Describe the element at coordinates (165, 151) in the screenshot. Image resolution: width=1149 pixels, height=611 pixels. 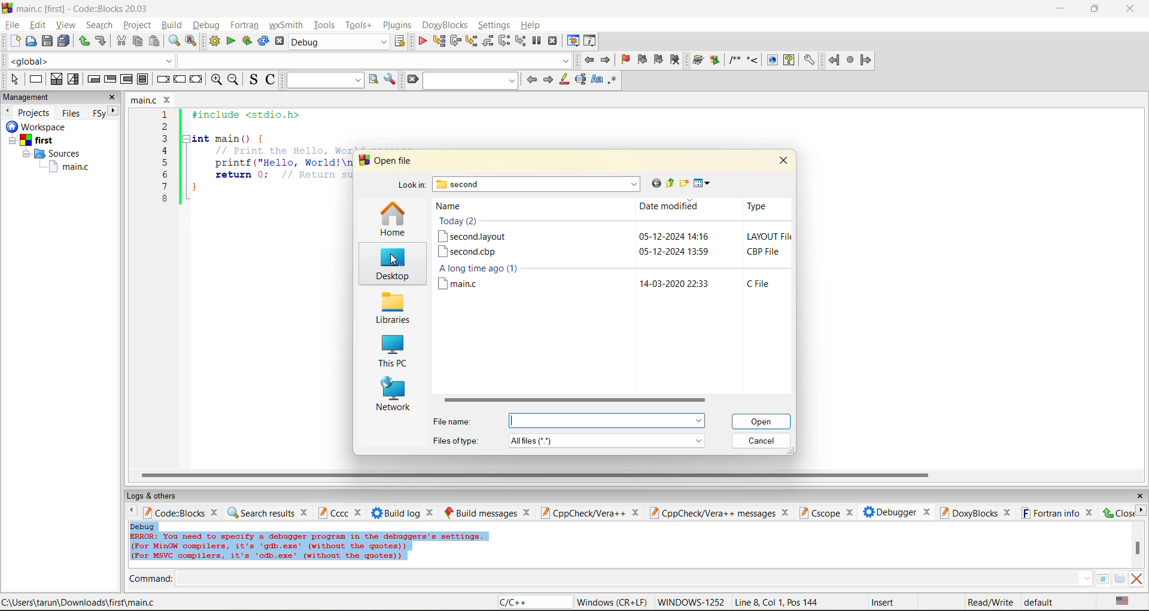
I see `4` at that location.